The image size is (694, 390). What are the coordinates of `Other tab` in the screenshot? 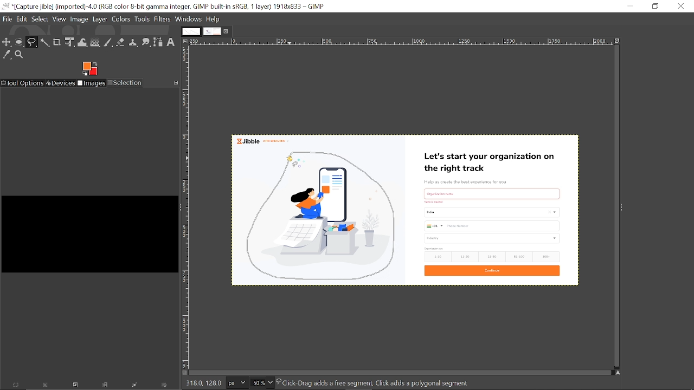 It's located at (190, 31).